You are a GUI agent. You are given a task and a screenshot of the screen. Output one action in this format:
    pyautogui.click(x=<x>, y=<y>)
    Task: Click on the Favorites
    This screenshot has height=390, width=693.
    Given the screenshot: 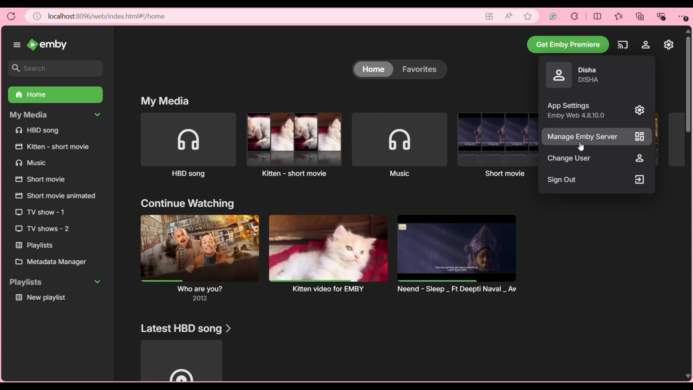 What is the action you would take?
    pyautogui.click(x=422, y=69)
    